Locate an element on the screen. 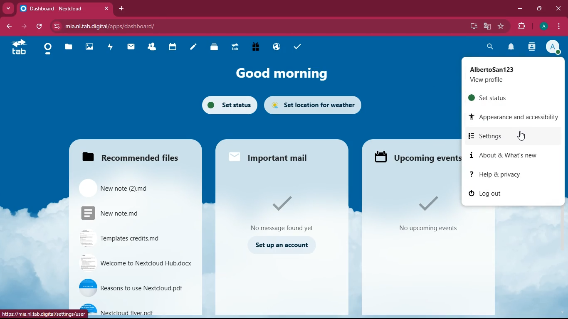 This screenshot has width=568, height=319. profile is located at coordinates (552, 47).